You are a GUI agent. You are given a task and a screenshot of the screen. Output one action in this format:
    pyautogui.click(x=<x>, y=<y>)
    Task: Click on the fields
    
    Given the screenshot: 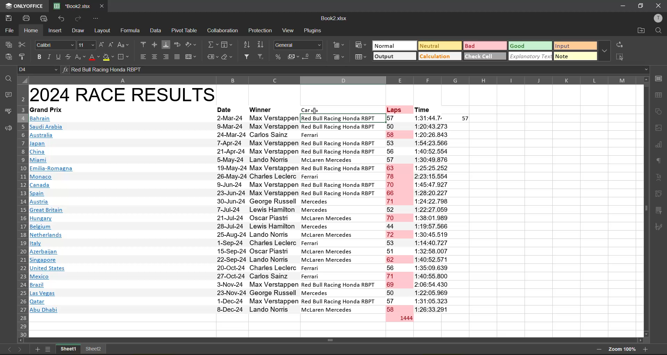 What is the action you would take?
    pyautogui.click(x=228, y=45)
    